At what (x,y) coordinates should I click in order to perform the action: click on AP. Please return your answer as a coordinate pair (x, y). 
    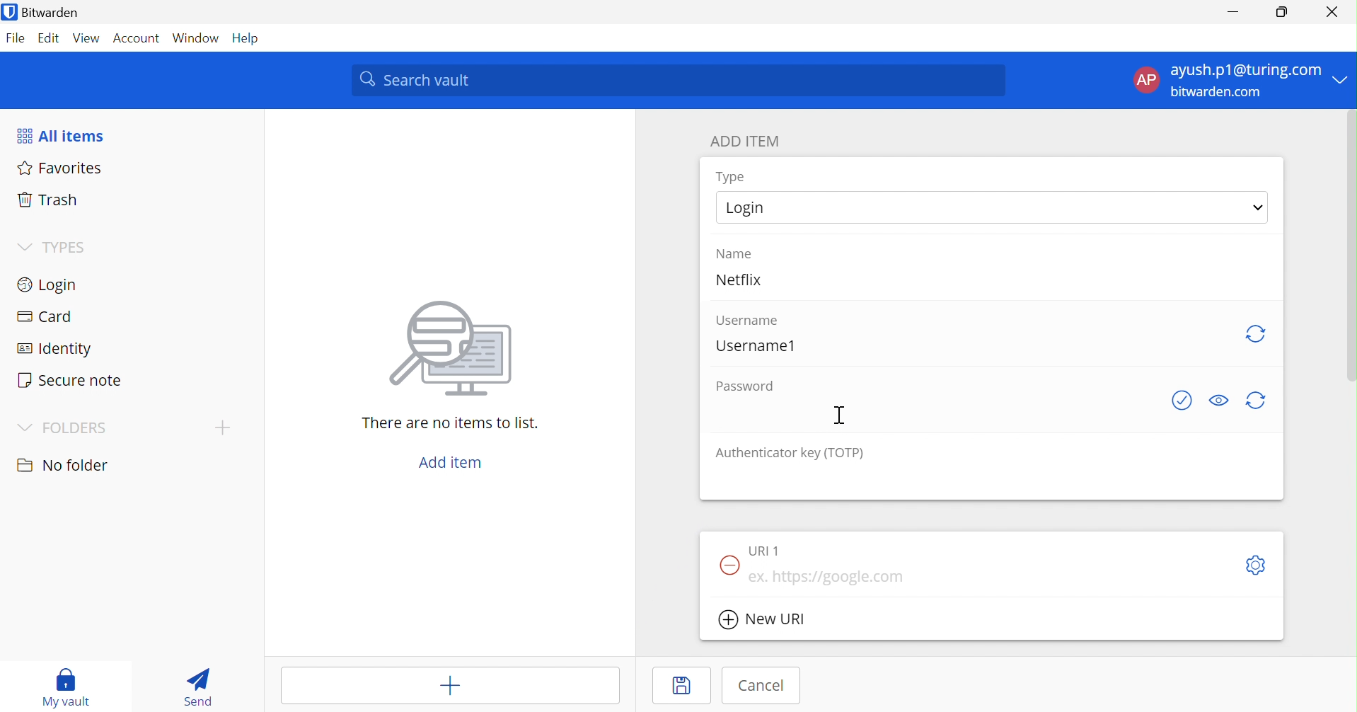
    Looking at the image, I should click on (1146, 80).